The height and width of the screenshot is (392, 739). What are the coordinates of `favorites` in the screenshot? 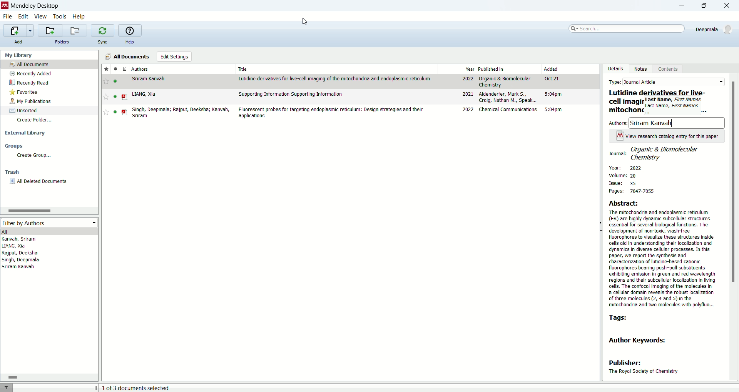 It's located at (24, 93).